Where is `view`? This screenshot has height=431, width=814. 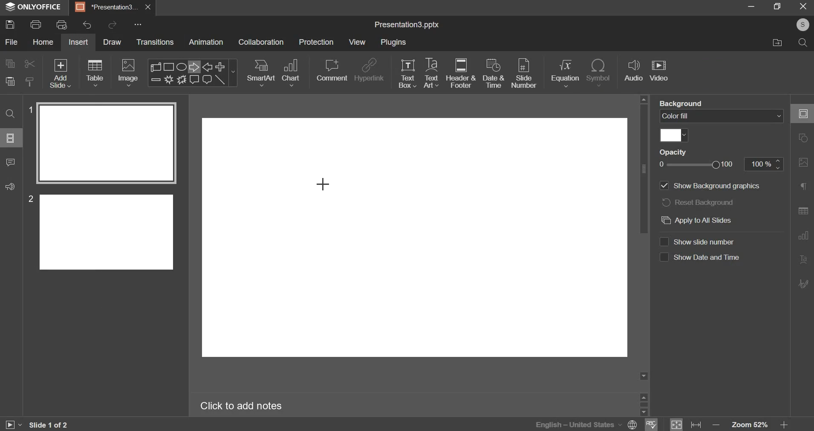 view is located at coordinates (357, 43).